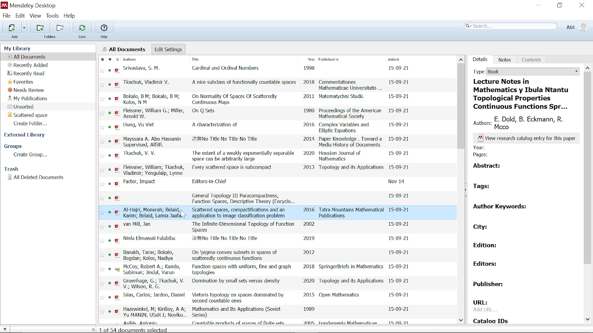 The width and height of the screenshot is (593, 333). What do you see at coordinates (228, 69) in the screenshot?
I see `title` at bounding box center [228, 69].